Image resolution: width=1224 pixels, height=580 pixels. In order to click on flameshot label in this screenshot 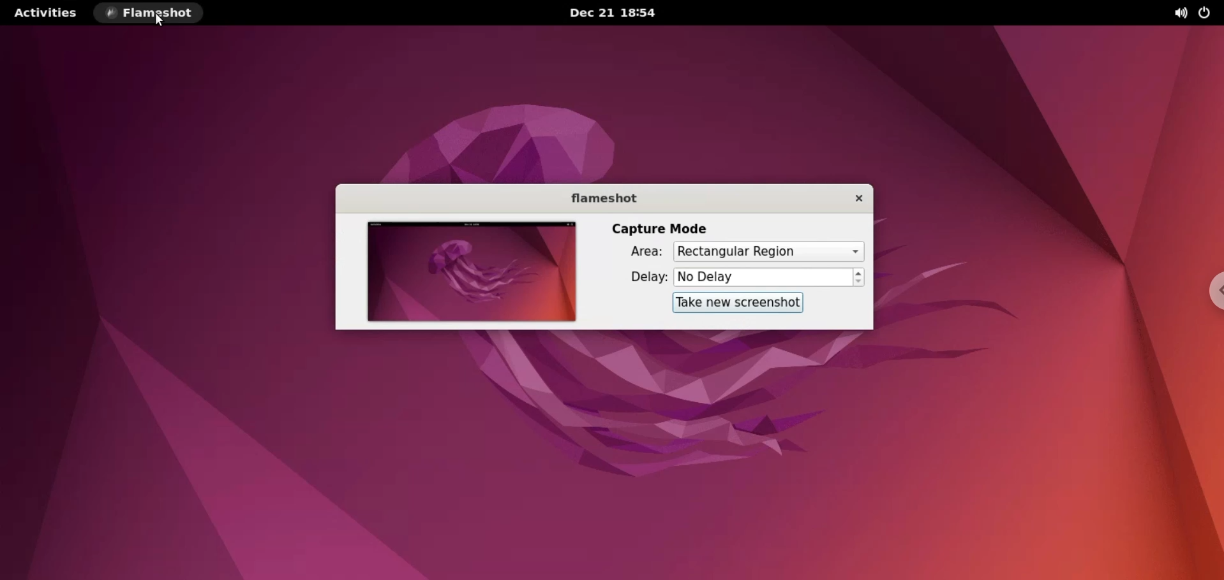, I will do `click(602, 198)`.